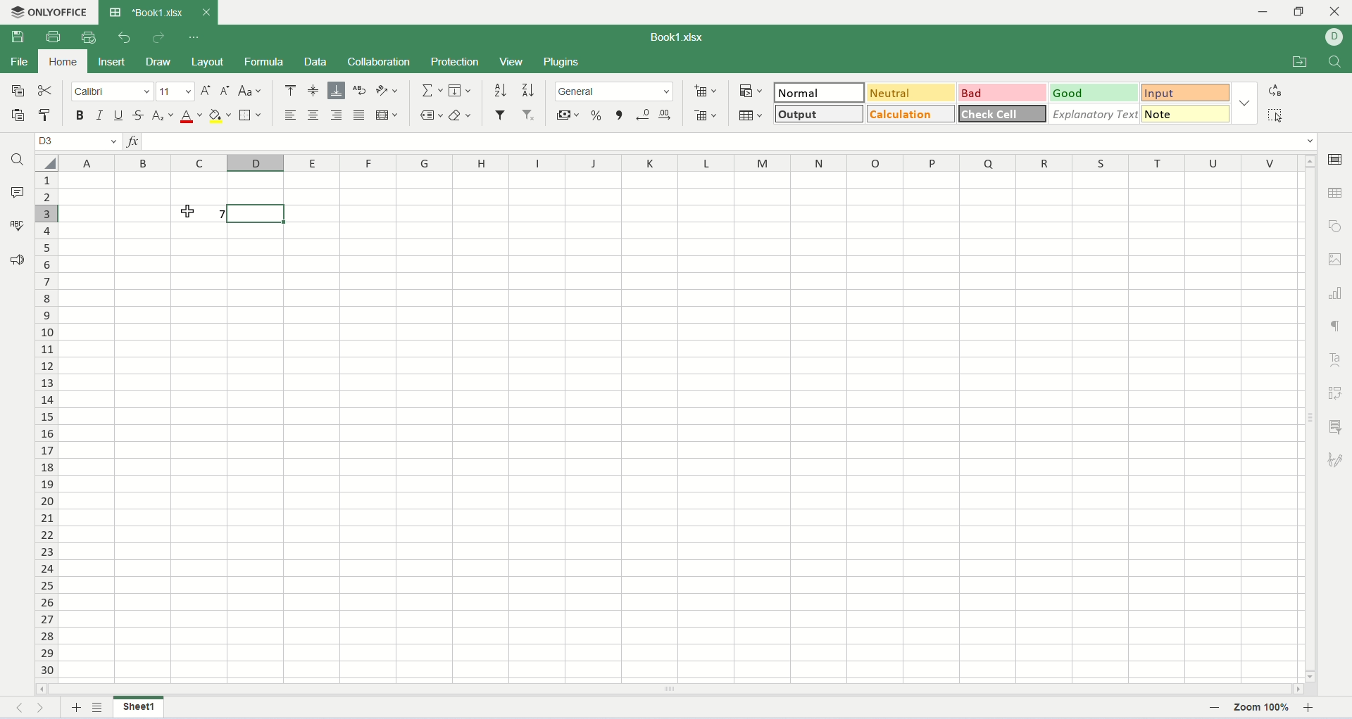 The width and height of the screenshot is (1352, 719). What do you see at coordinates (225, 90) in the screenshot?
I see `decrease font size` at bounding box center [225, 90].